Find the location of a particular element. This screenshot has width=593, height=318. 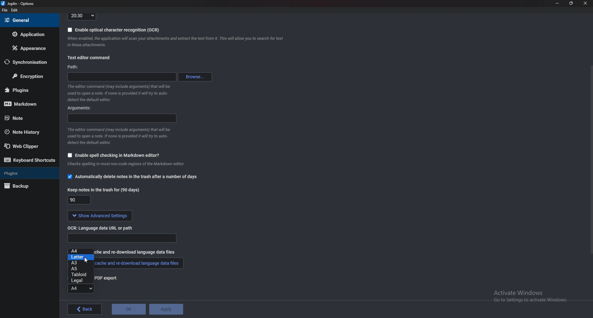

path is located at coordinates (74, 67).